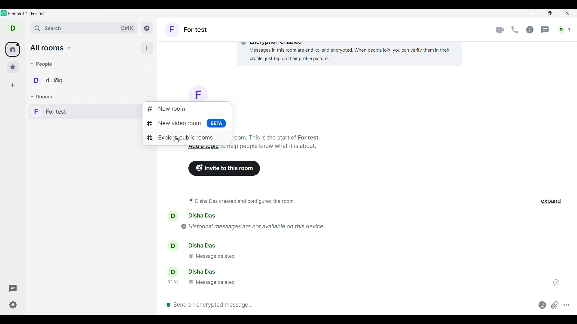 The width and height of the screenshot is (577, 324). I want to click on Video call, so click(500, 30).